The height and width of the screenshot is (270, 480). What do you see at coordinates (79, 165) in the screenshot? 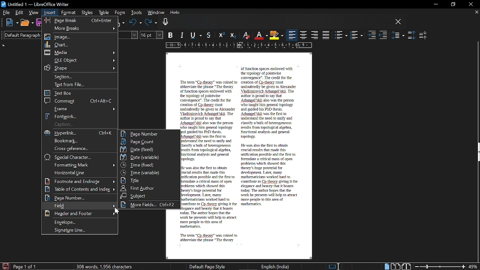
I see `Formatting mark` at bounding box center [79, 165].